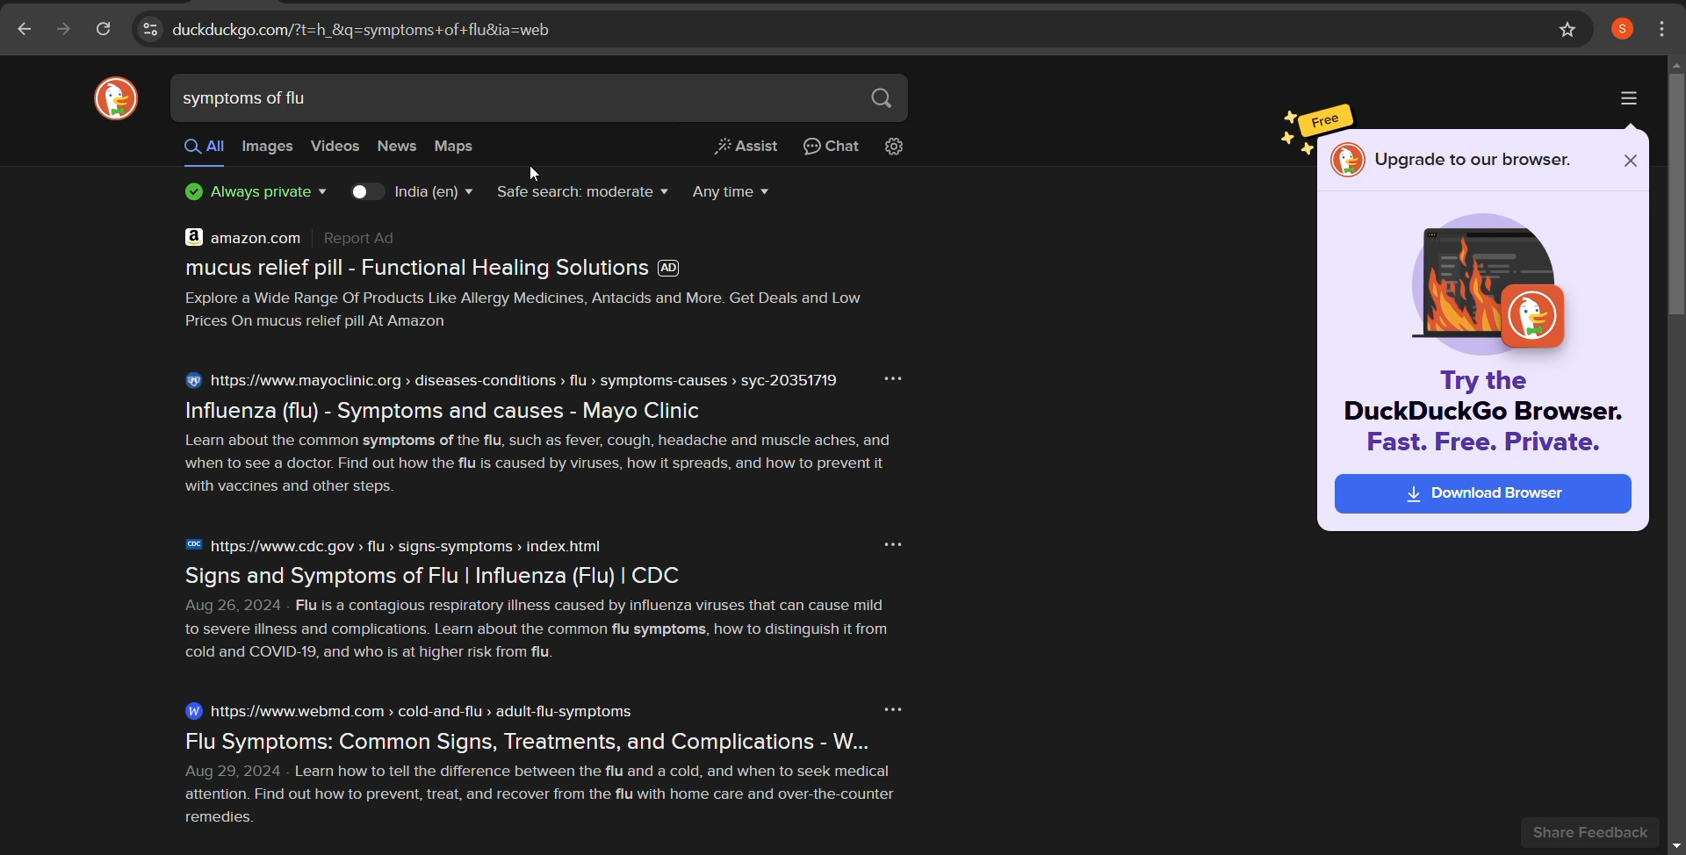 This screenshot has height=855, width=1686. What do you see at coordinates (550, 799) in the screenshot?
I see `Aug 29,2024 - Learn how to tell the difference between the flu and a cold, and when to seek medical
attention. Find out how to prevent, treat, and recover from the flu with home care and over-the-counter
remedies.` at bounding box center [550, 799].